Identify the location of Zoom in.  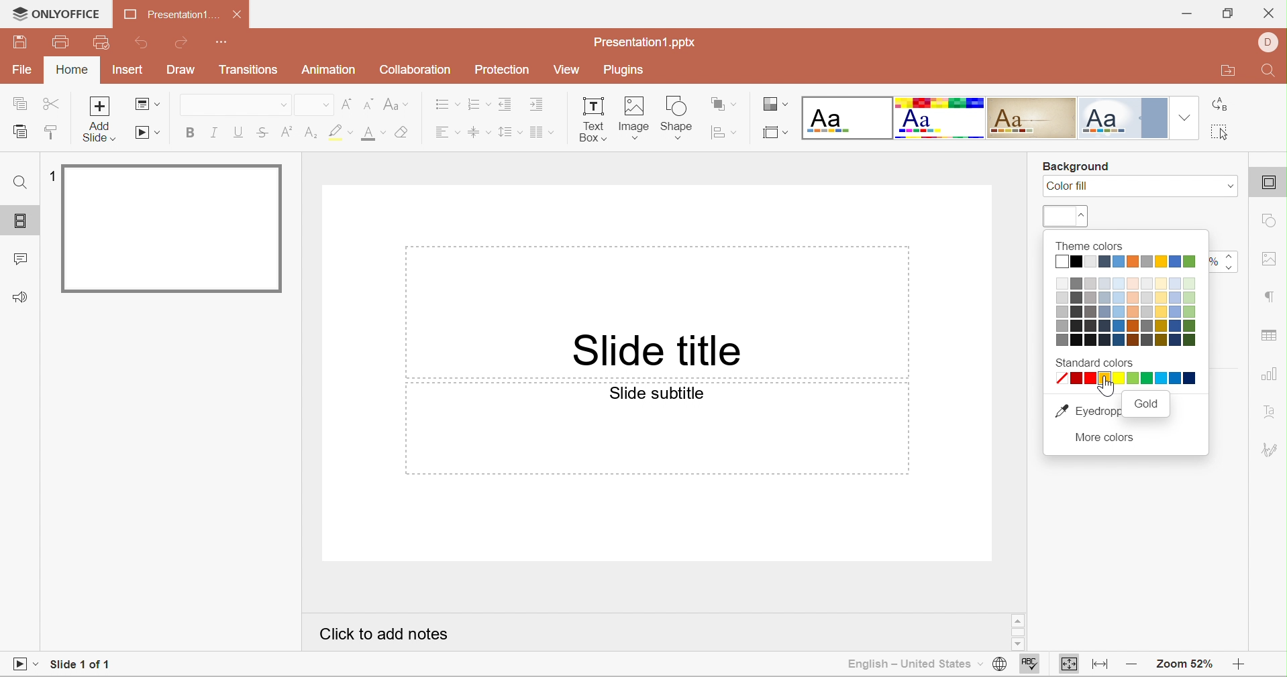
(1237, 667).